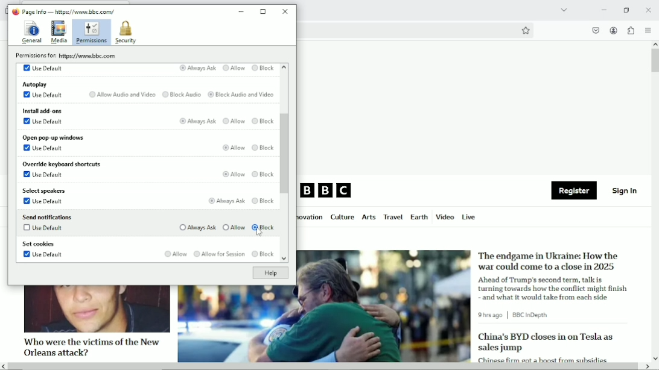 The image size is (659, 370). I want to click on Chinese firm got a boost from subsides, so click(543, 359).